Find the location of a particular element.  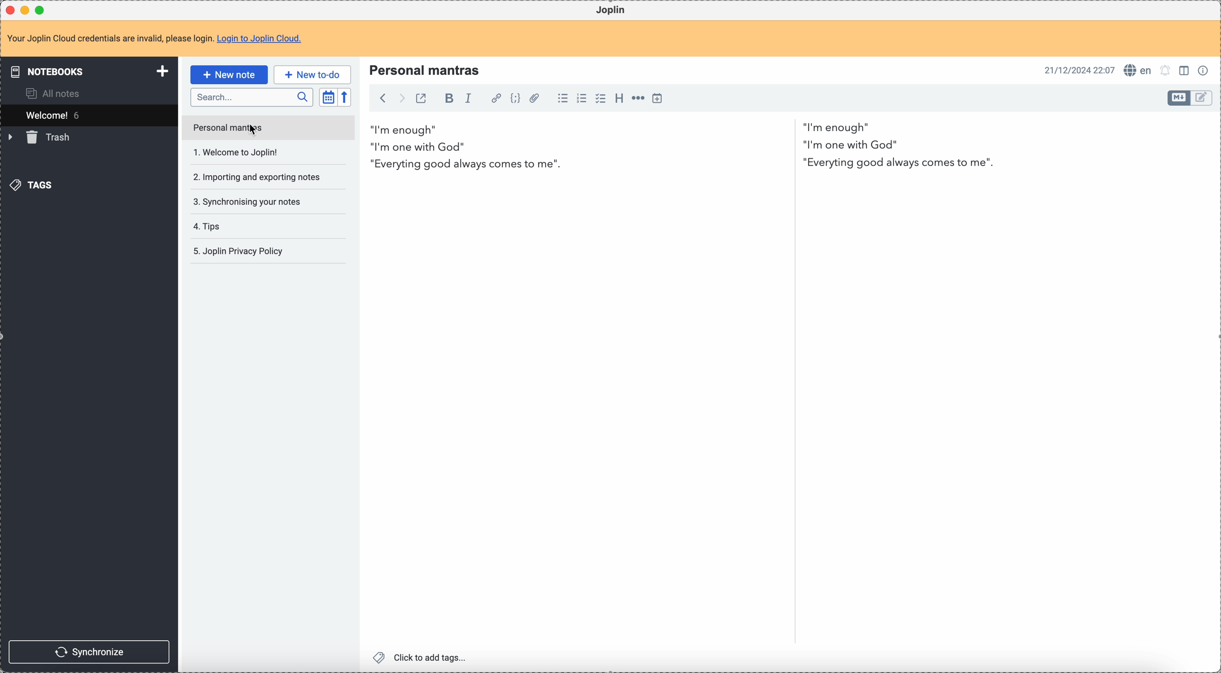

bold is located at coordinates (449, 99).